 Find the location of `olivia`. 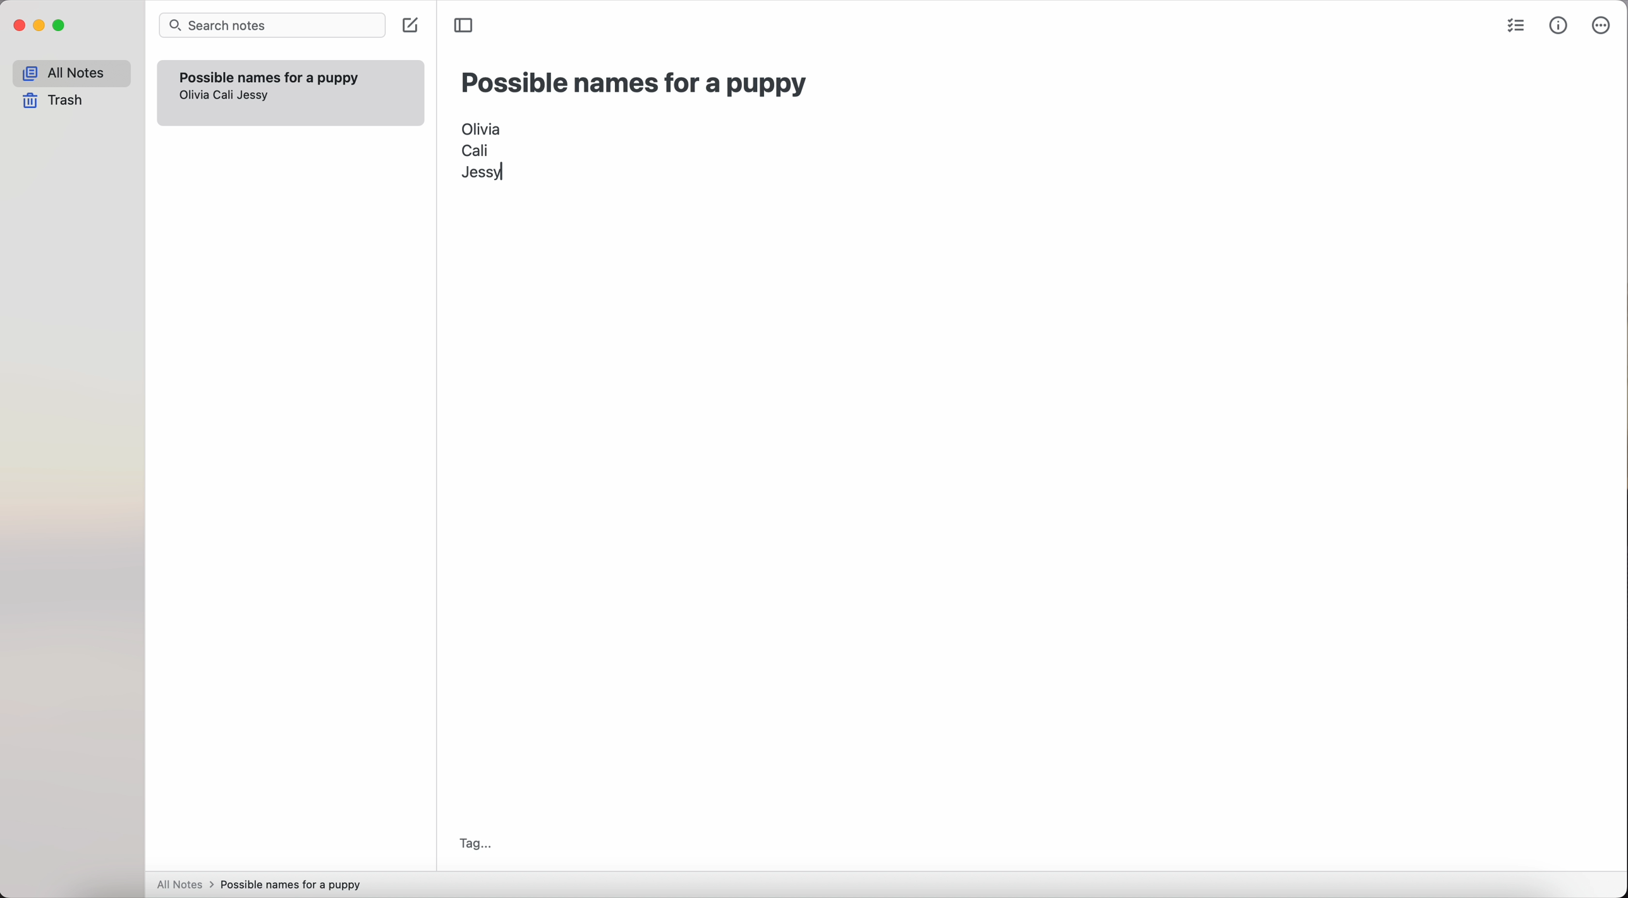

olivia is located at coordinates (195, 95).